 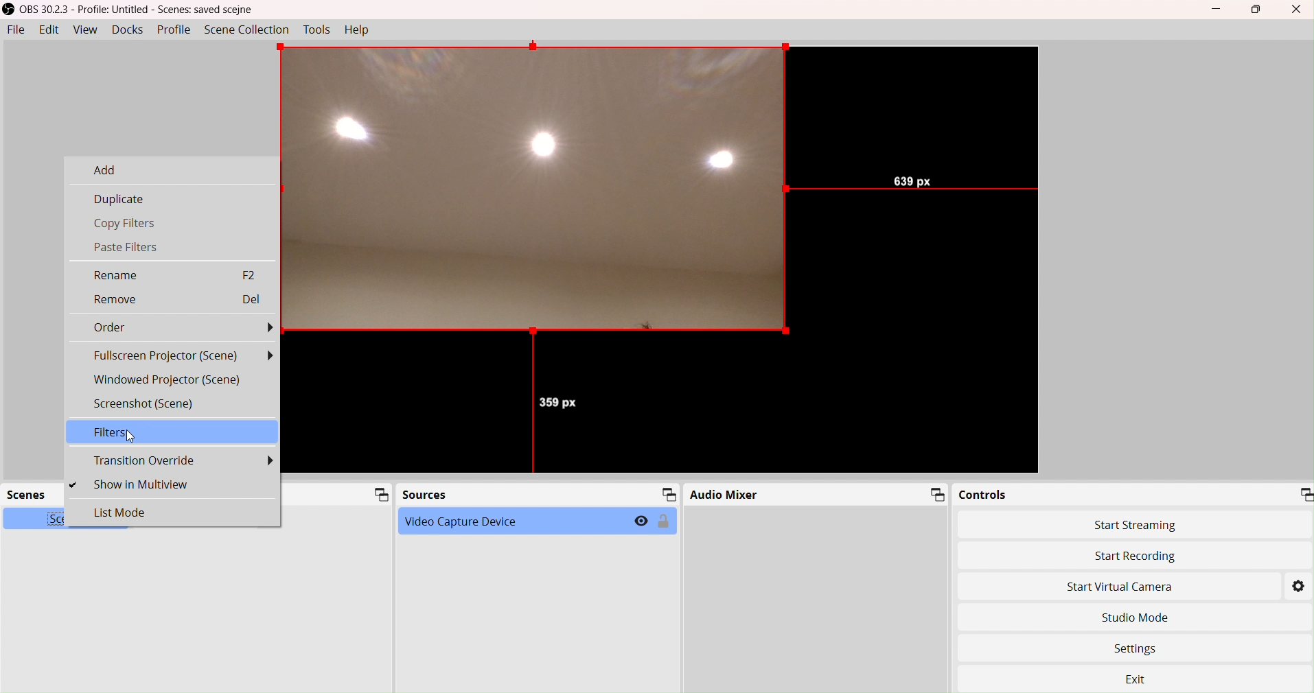 I want to click on Filters, so click(x=114, y=434).